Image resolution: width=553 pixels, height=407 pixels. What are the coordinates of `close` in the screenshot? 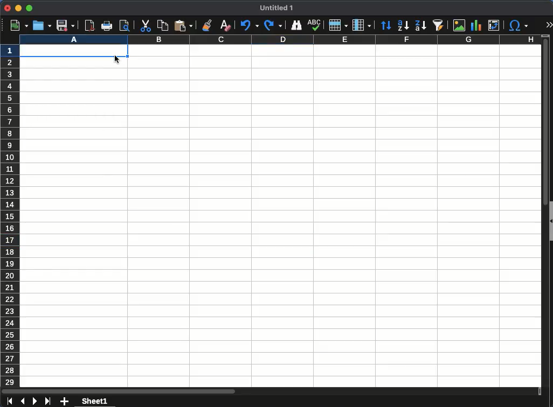 It's located at (8, 9).